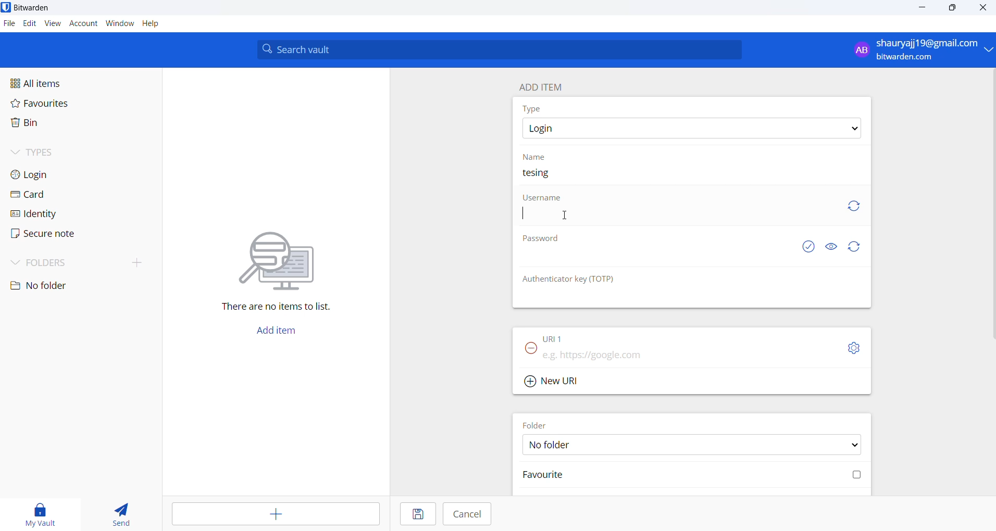  What do you see at coordinates (9, 24) in the screenshot?
I see `file` at bounding box center [9, 24].